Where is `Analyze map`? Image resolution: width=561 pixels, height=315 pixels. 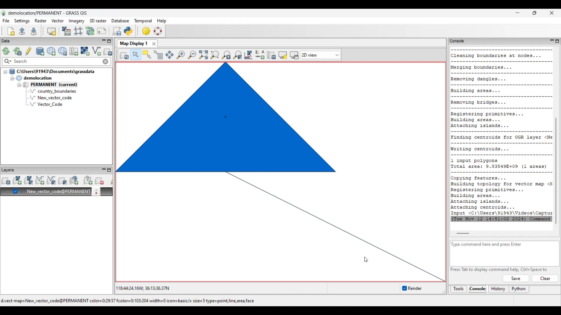 Analyze map is located at coordinates (248, 55).